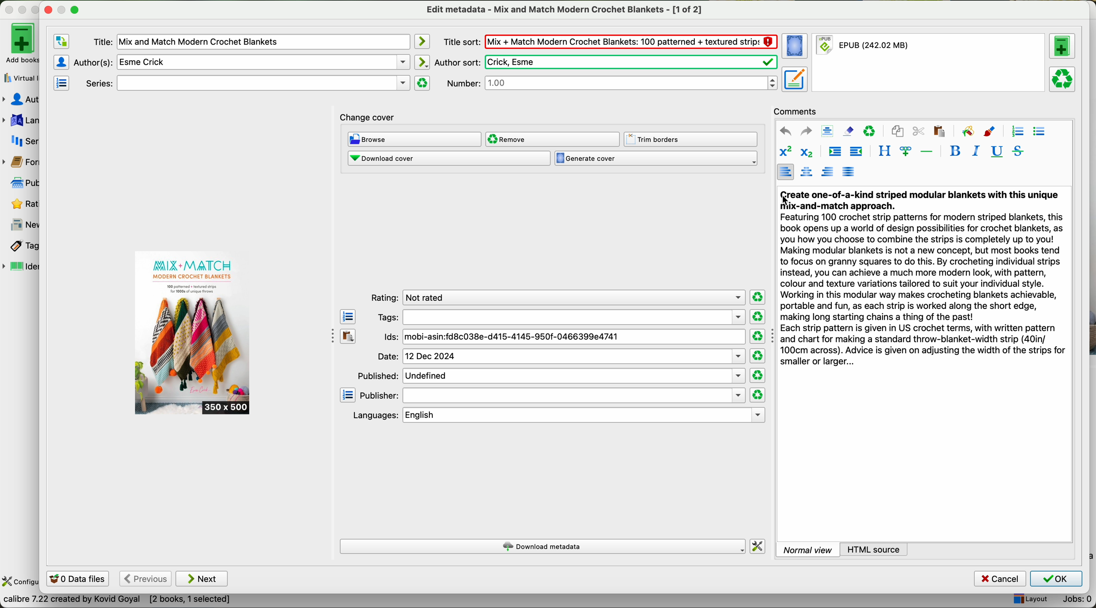 This screenshot has width=1096, height=608. What do you see at coordinates (974, 151) in the screenshot?
I see `italic` at bounding box center [974, 151].